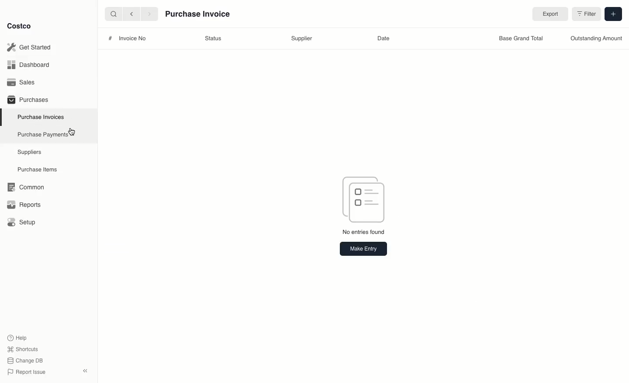 This screenshot has height=383, width=629. Describe the element at coordinates (519, 39) in the screenshot. I see `Base Grand Total` at that location.